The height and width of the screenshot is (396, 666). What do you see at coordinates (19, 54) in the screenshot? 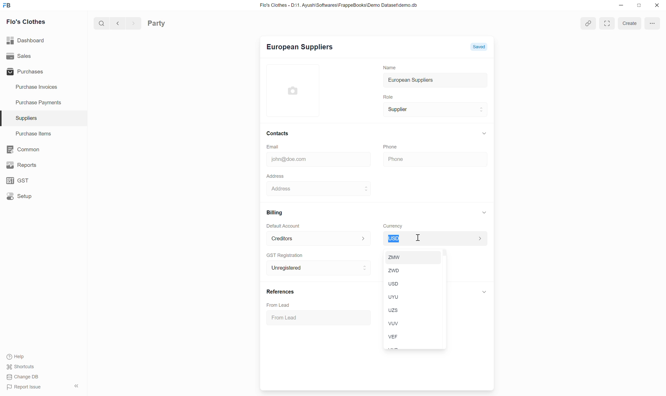
I see `Sales` at bounding box center [19, 54].